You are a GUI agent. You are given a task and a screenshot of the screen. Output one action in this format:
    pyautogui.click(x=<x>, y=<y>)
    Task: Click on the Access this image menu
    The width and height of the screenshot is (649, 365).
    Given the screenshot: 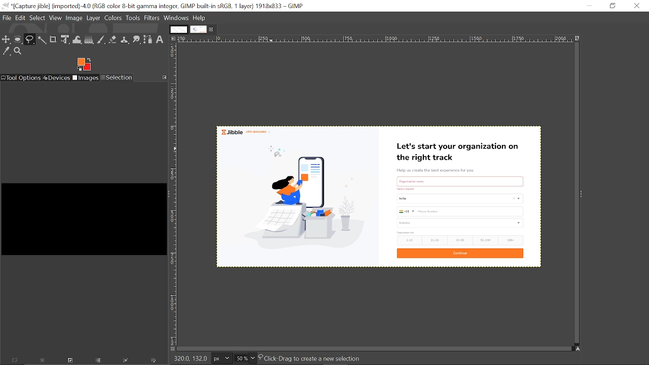 What is the action you would take?
    pyautogui.click(x=173, y=39)
    